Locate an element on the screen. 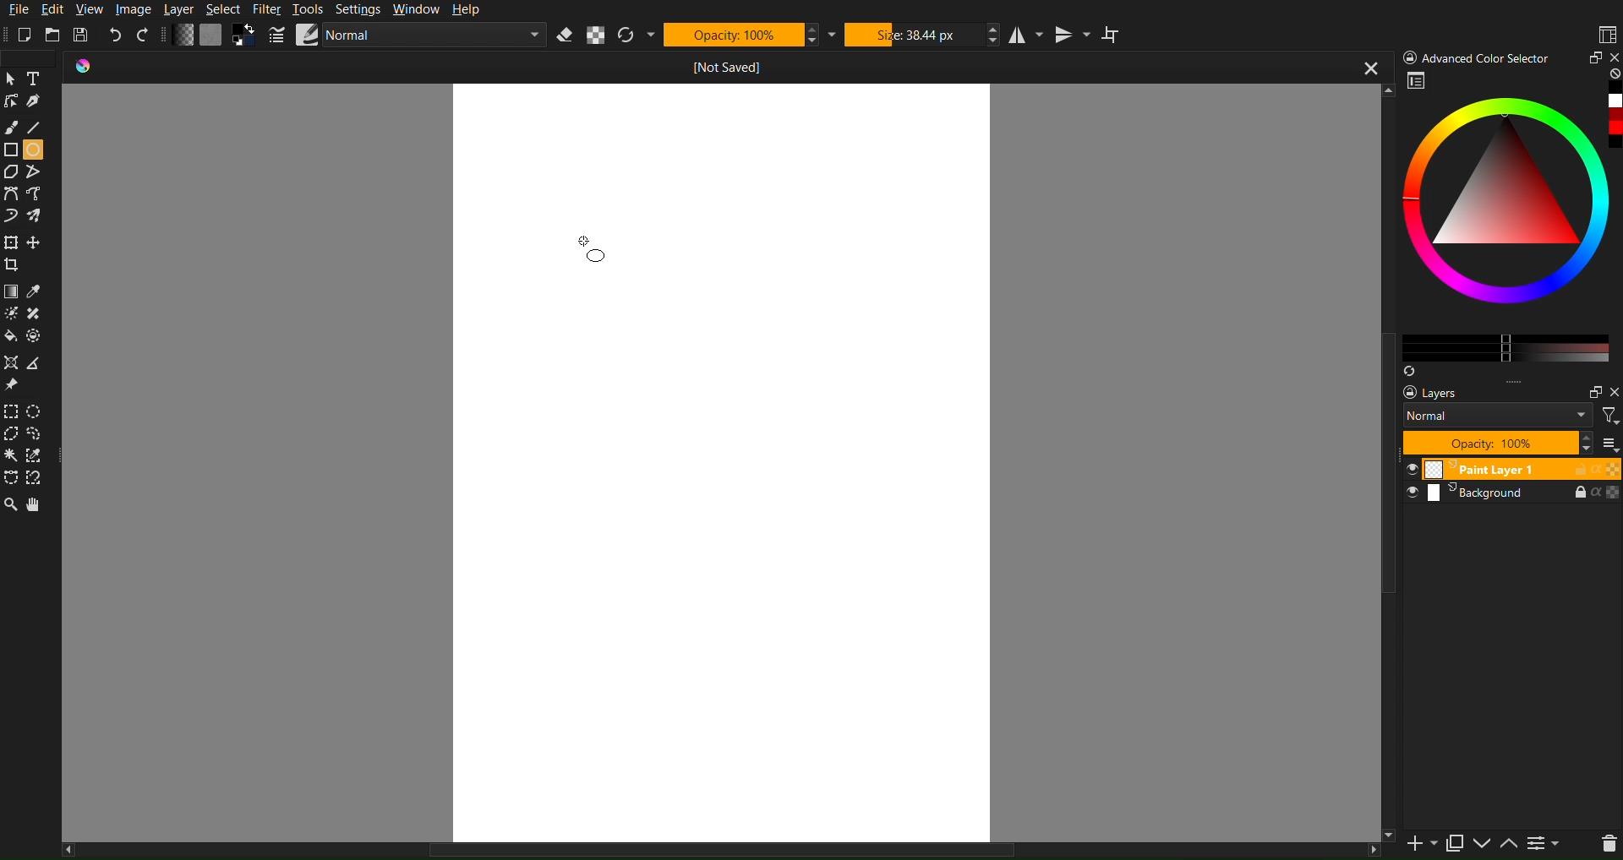  Cursor is located at coordinates (10, 80).